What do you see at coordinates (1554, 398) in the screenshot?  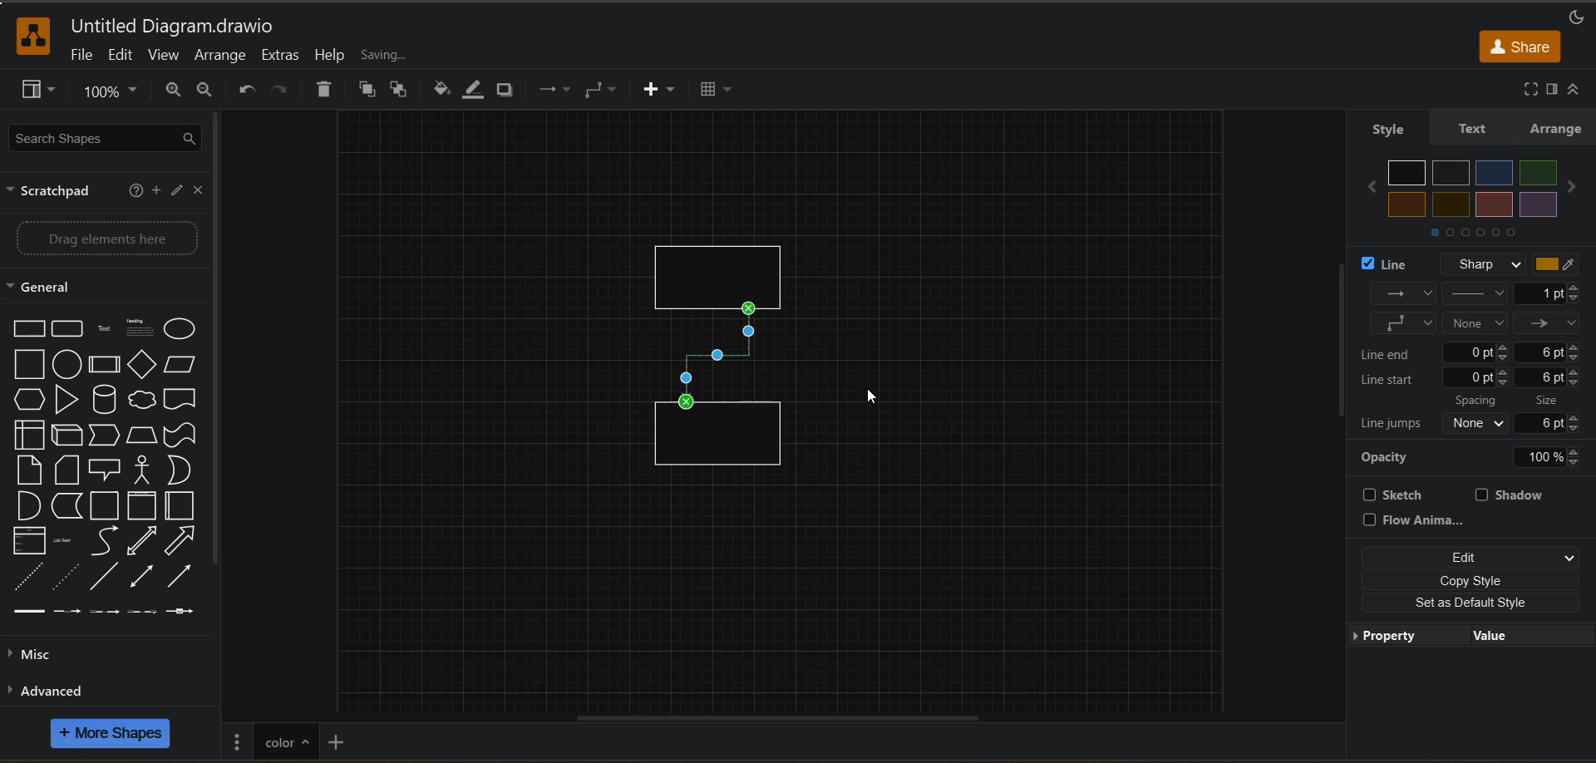 I see `Size` at bounding box center [1554, 398].